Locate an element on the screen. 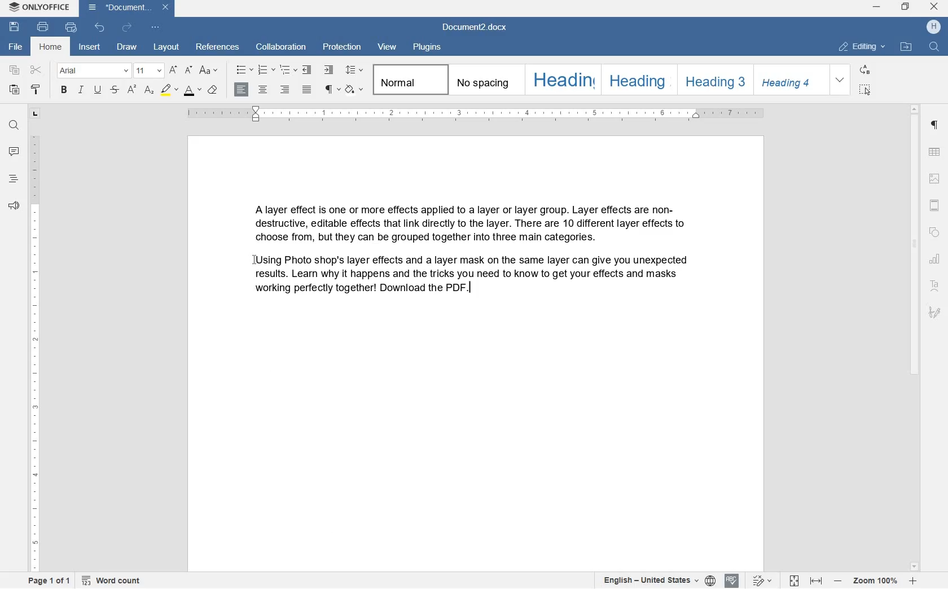  SUBSCRIPT is located at coordinates (148, 90).